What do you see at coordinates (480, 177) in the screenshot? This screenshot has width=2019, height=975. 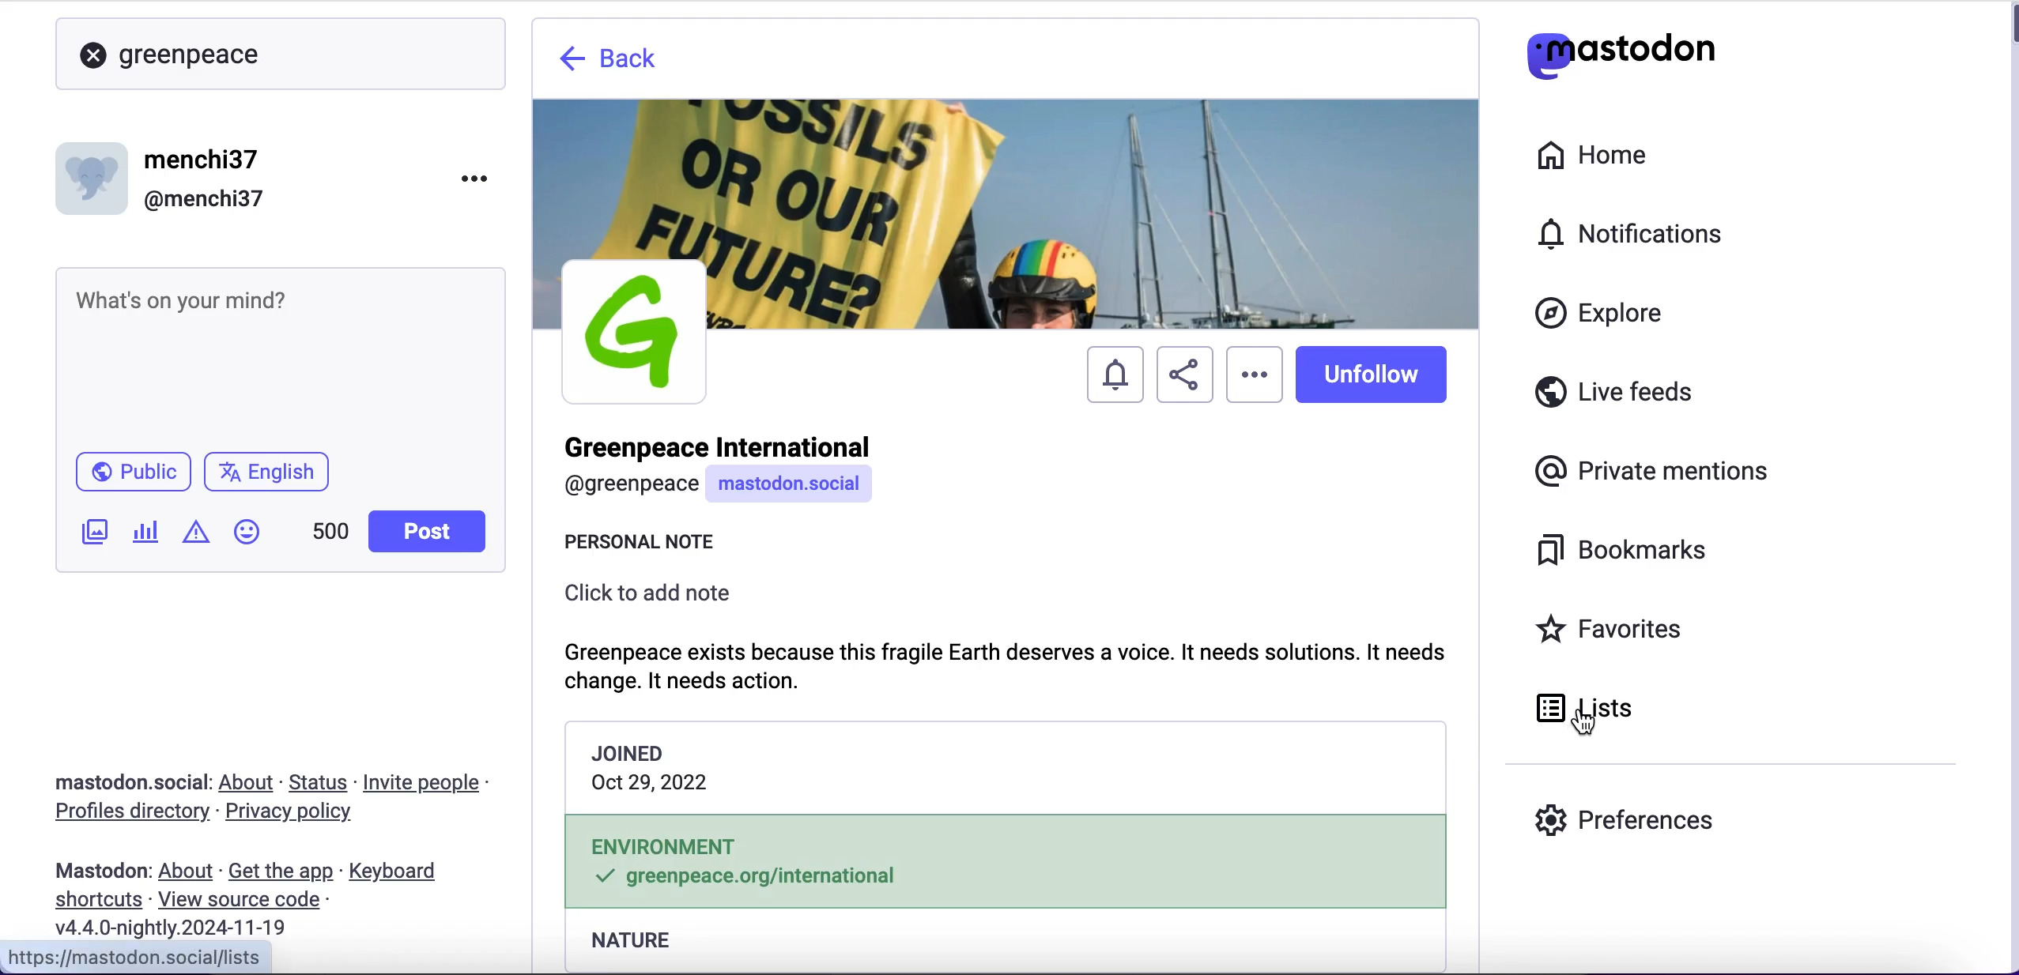 I see `menu options` at bounding box center [480, 177].